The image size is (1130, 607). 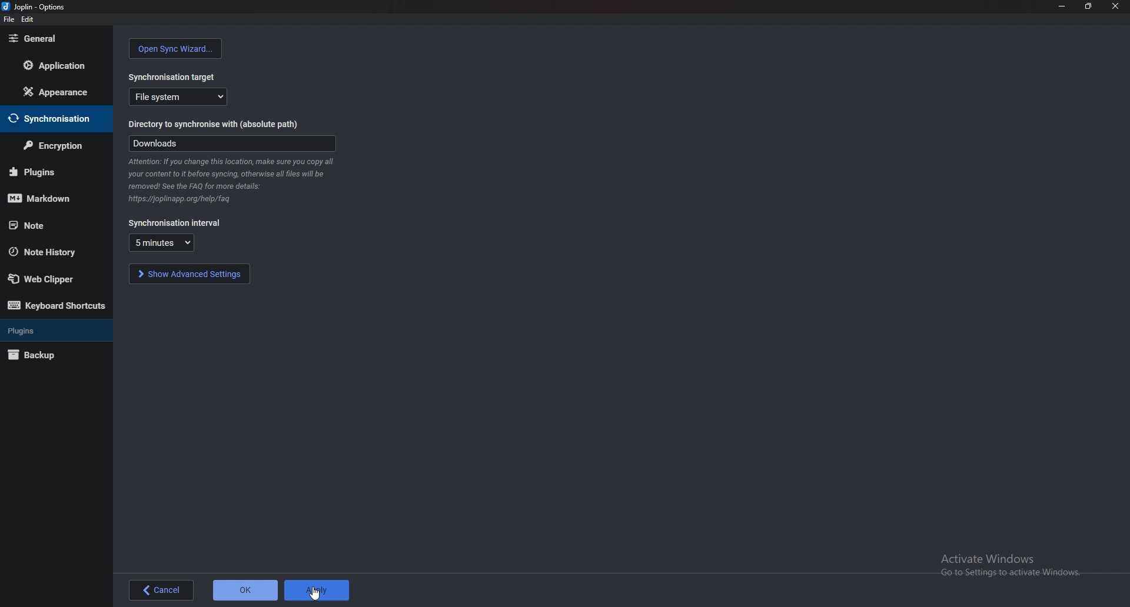 What do you see at coordinates (179, 96) in the screenshot?
I see `File system` at bounding box center [179, 96].